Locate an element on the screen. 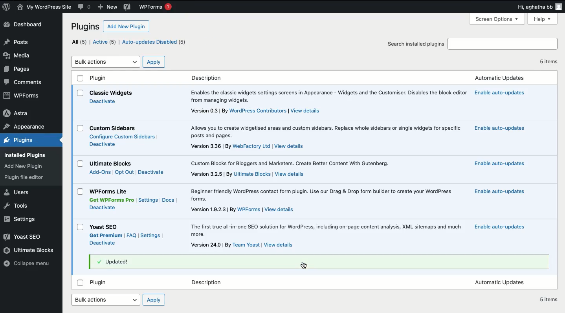 The width and height of the screenshot is (565, 313). Checkbox is located at coordinates (81, 128).